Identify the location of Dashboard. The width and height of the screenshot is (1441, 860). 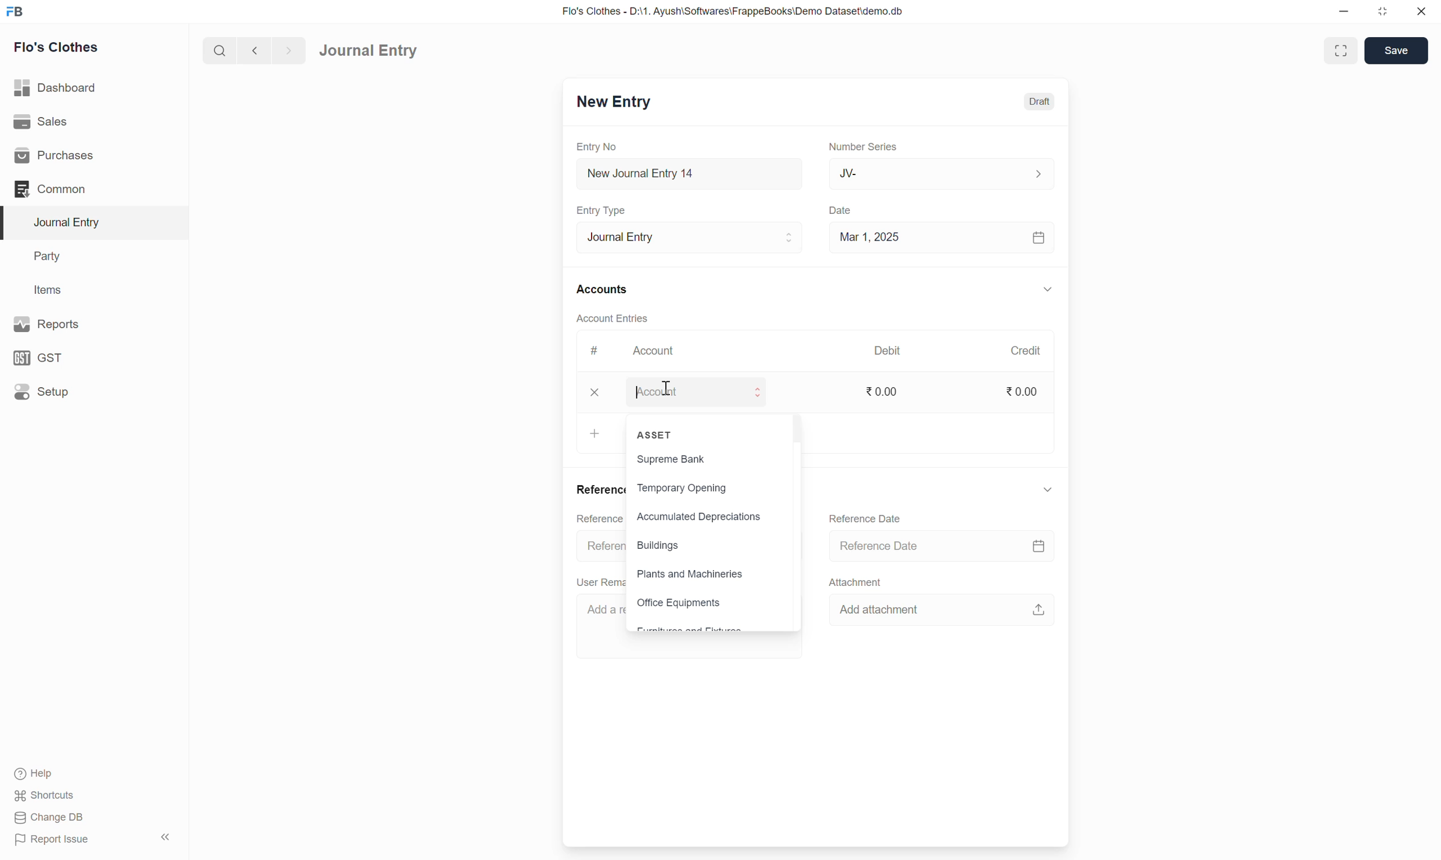
(56, 87).